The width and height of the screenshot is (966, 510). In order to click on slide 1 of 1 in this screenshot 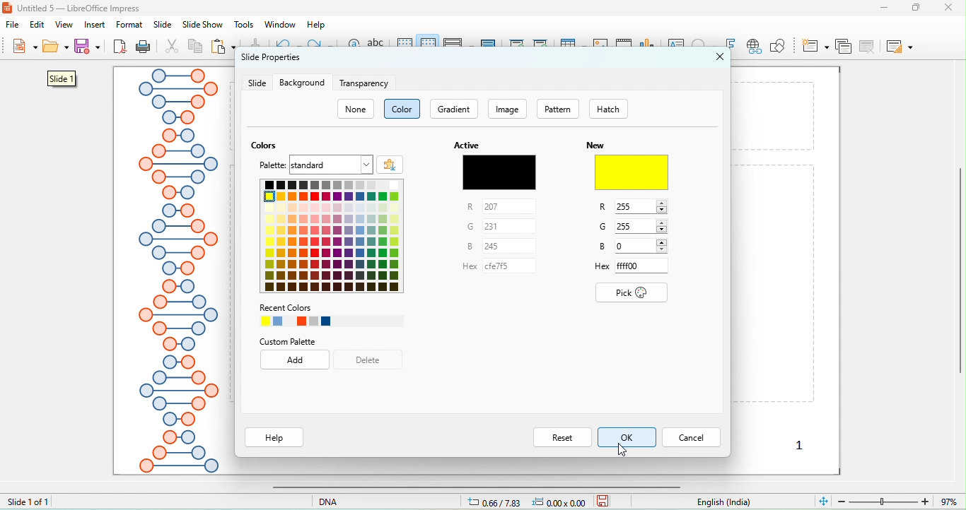, I will do `click(28, 501)`.